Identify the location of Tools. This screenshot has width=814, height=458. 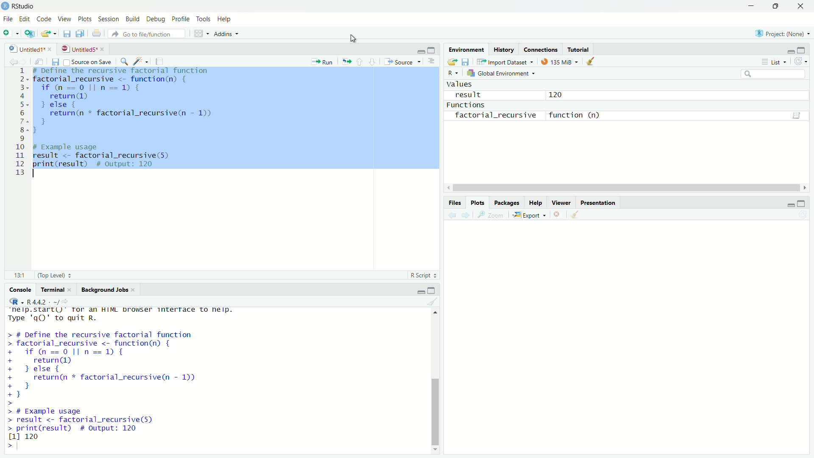
(201, 19).